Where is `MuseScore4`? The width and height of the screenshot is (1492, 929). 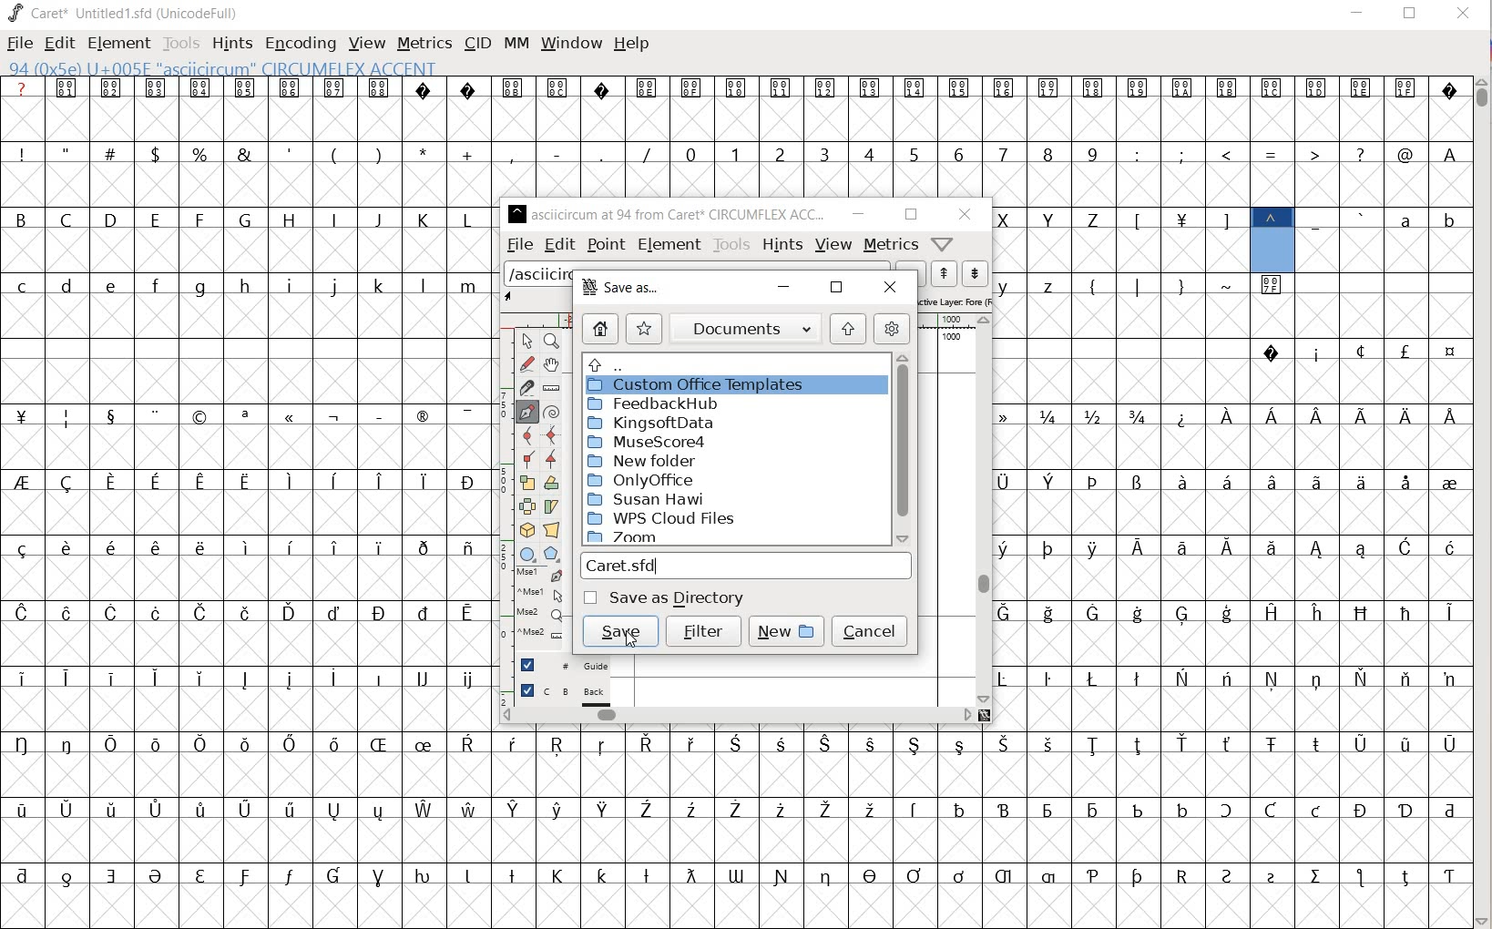
MuseScore4 is located at coordinates (649, 442).